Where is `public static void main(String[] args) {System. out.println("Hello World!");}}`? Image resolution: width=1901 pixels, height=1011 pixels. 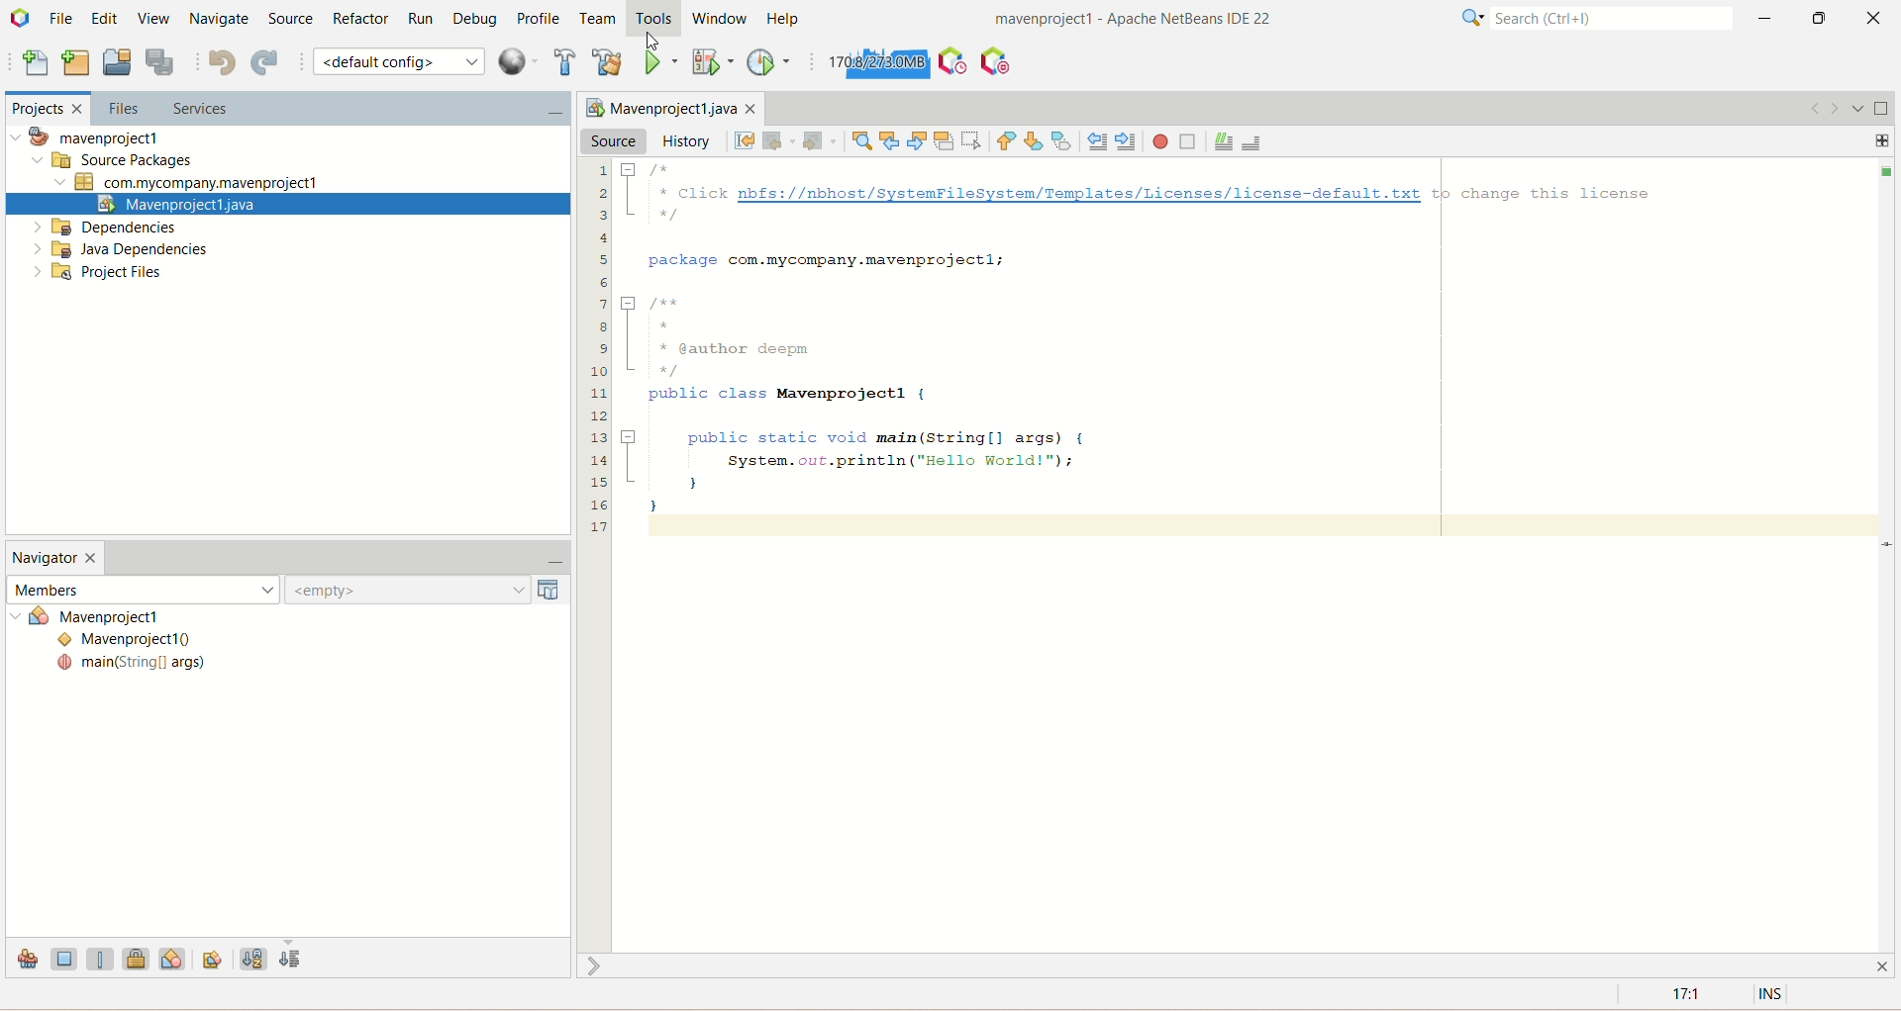
public static void main(String[] args) {System. out.println("Hello World!");}} is located at coordinates (860, 470).